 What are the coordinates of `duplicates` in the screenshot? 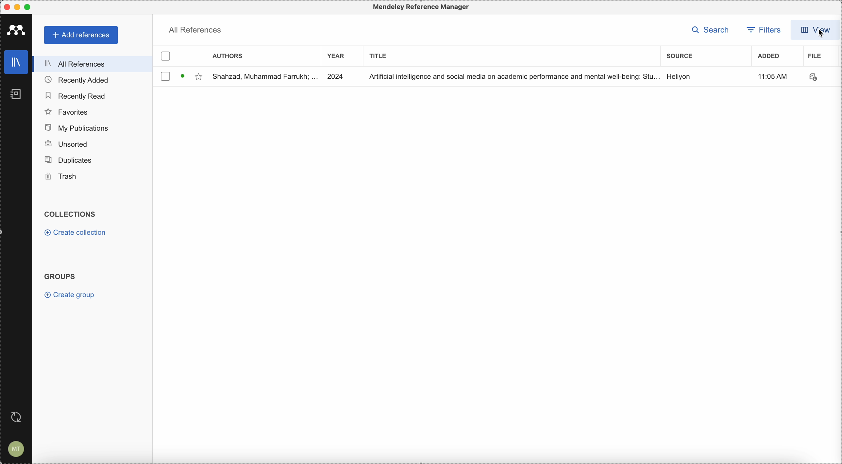 It's located at (70, 159).